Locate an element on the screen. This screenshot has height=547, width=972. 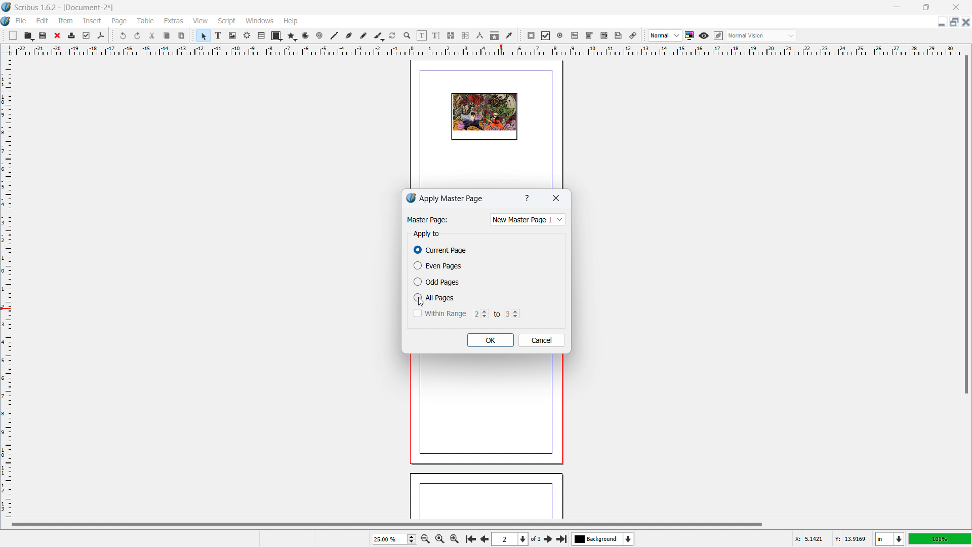
shape is located at coordinates (277, 36).